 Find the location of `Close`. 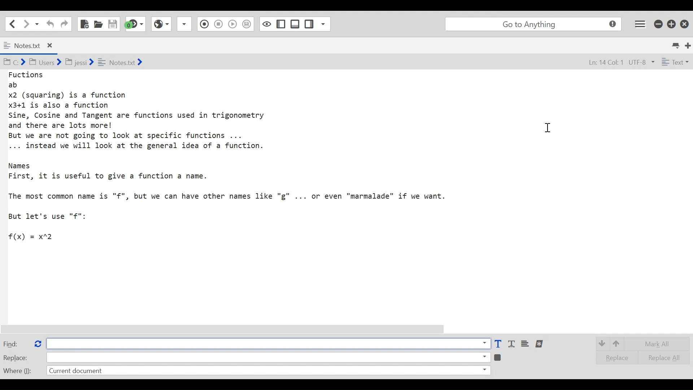

Close is located at coordinates (685, 22).